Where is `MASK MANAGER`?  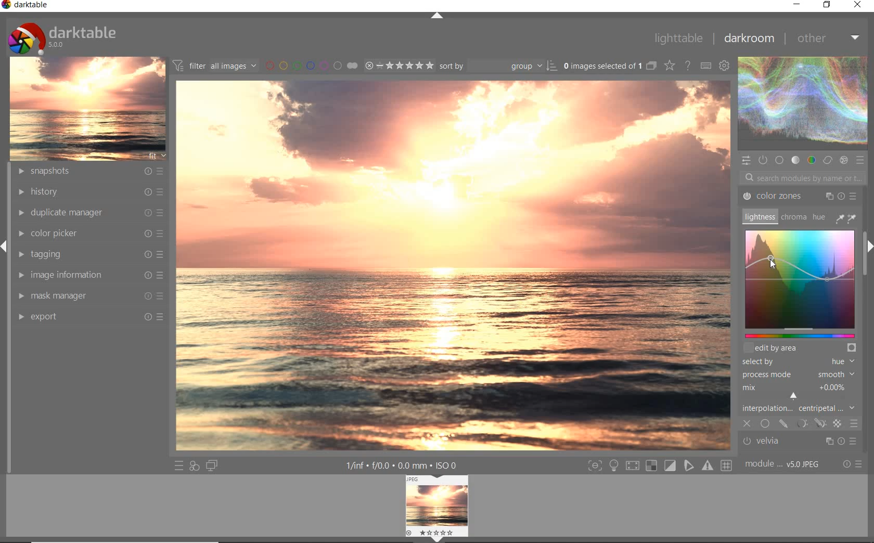 MASK MANAGER is located at coordinates (89, 295).